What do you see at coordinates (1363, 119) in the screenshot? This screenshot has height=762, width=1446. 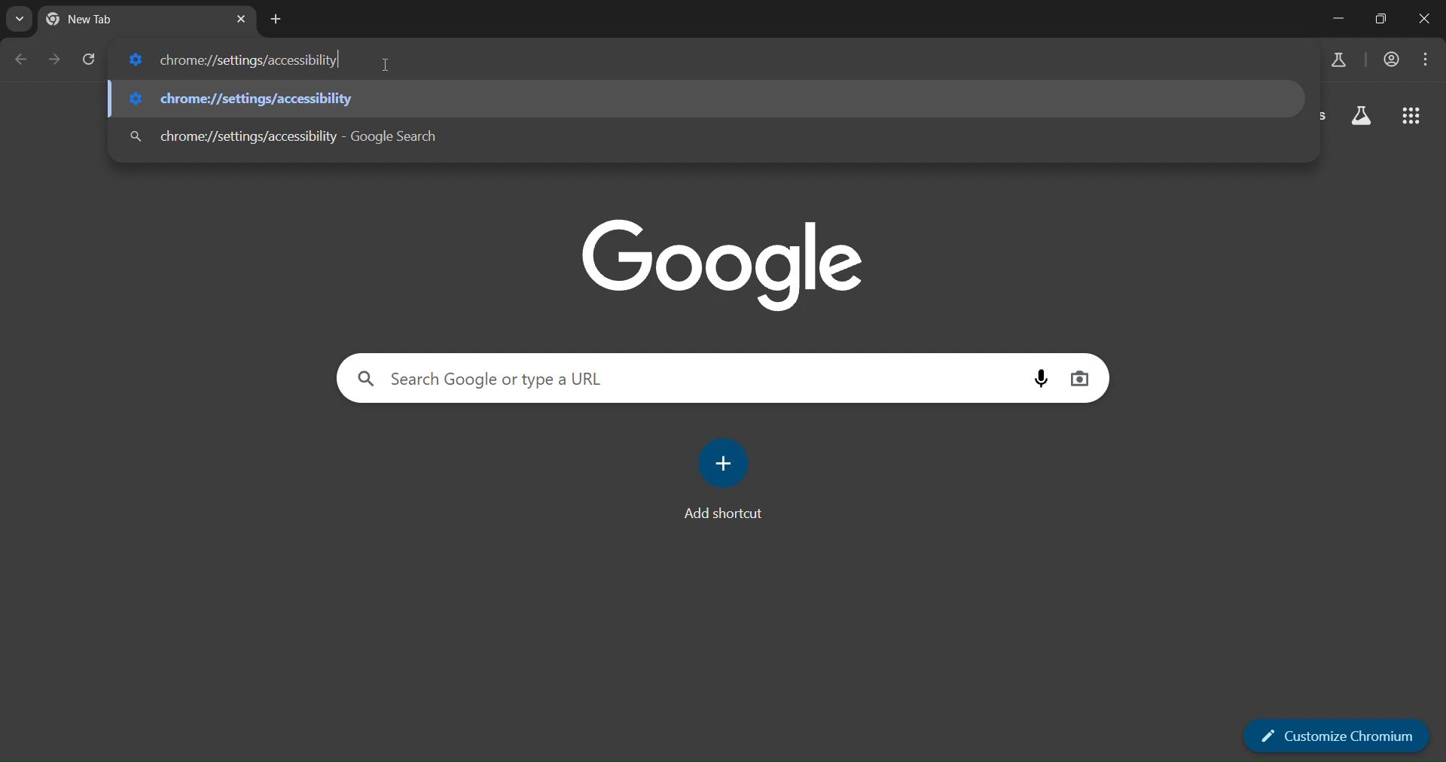 I see `search labs` at bounding box center [1363, 119].